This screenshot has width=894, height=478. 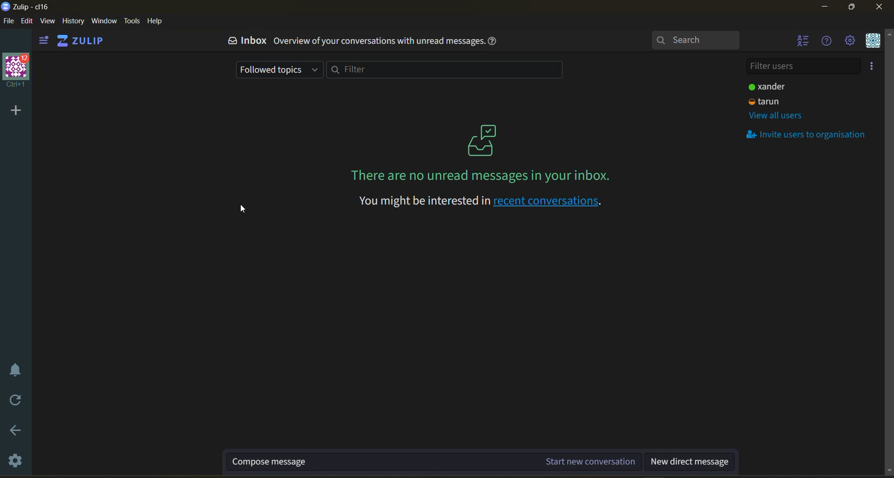 What do you see at coordinates (15, 461) in the screenshot?
I see `settings` at bounding box center [15, 461].